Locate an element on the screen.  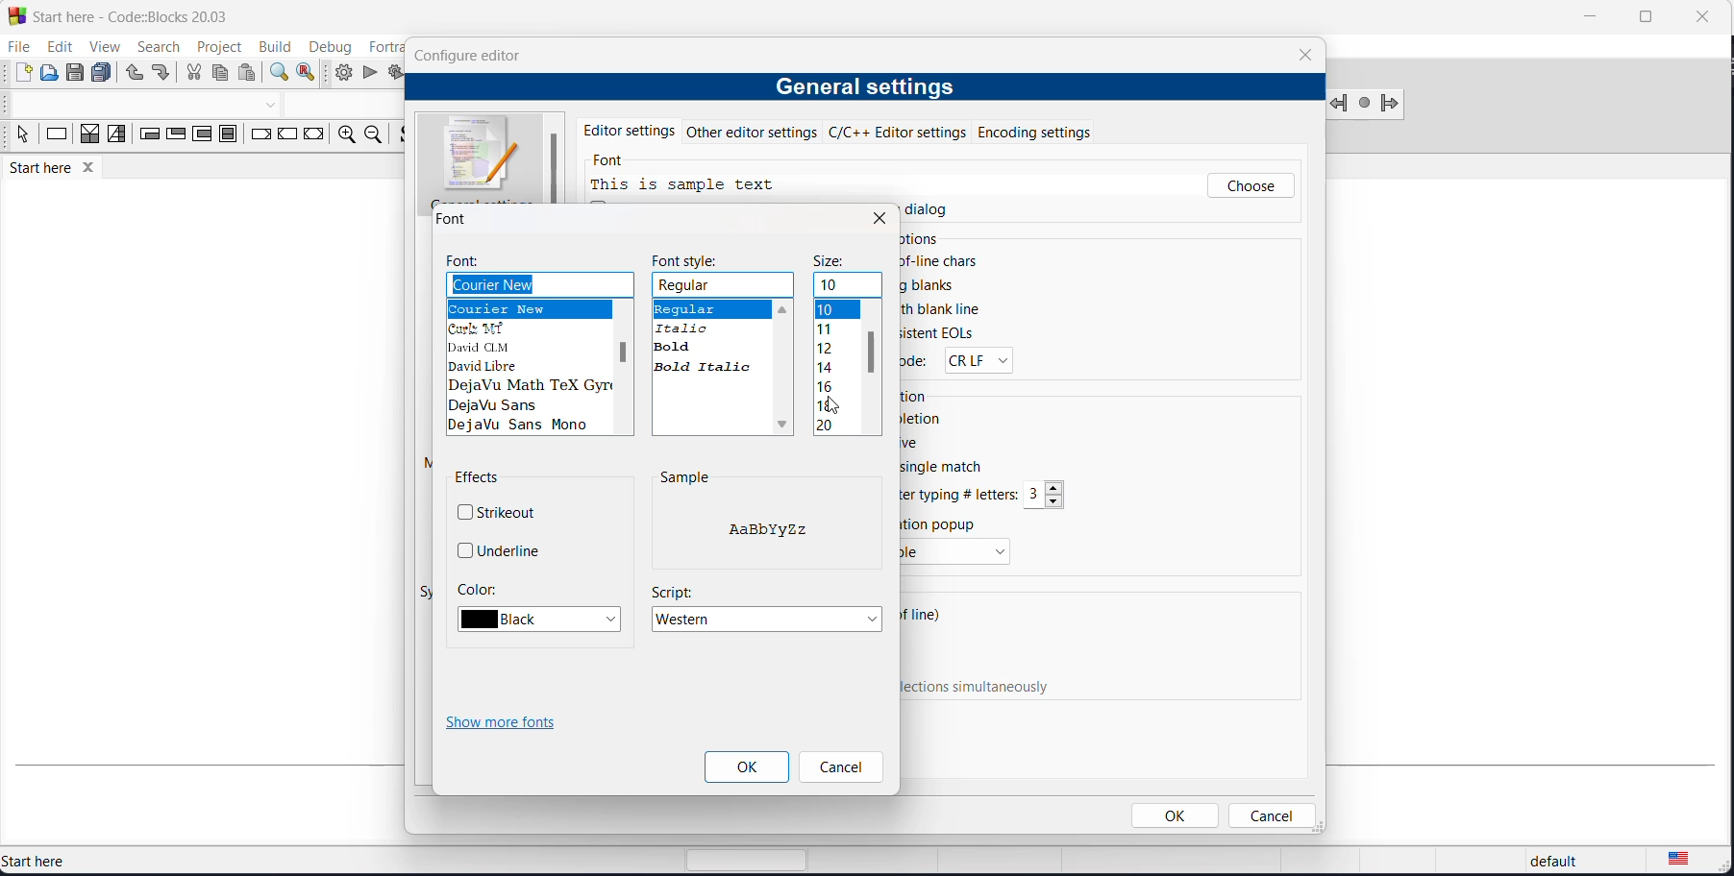
enable typing  is located at coordinates (986, 688).